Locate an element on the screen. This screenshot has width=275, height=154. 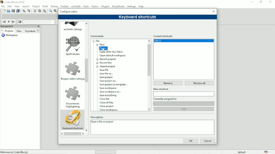
Remove is located at coordinates (167, 83).